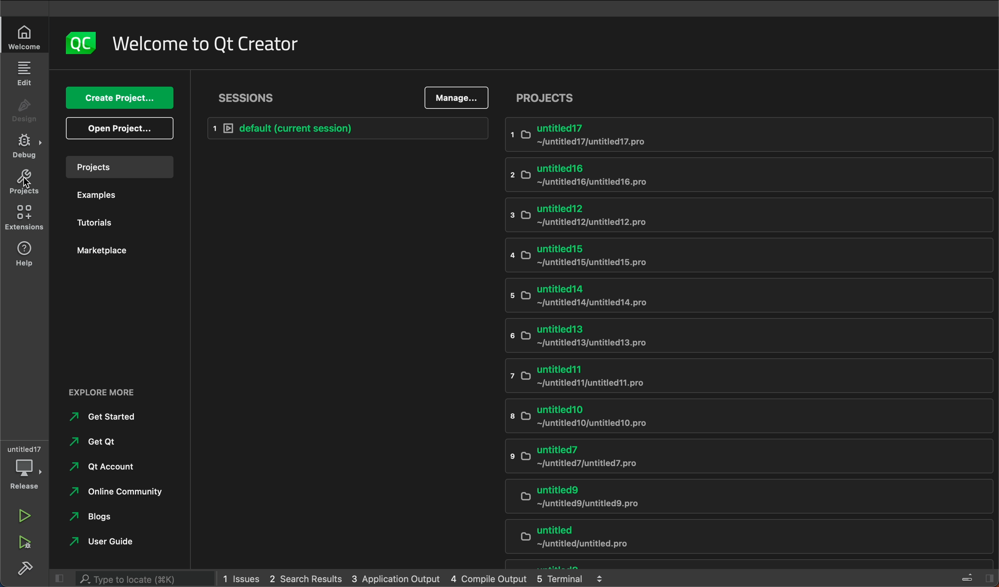 The width and height of the screenshot is (999, 587). Describe the element at coordinates (413, 579) in the screenshot. I see `logs` at that location.